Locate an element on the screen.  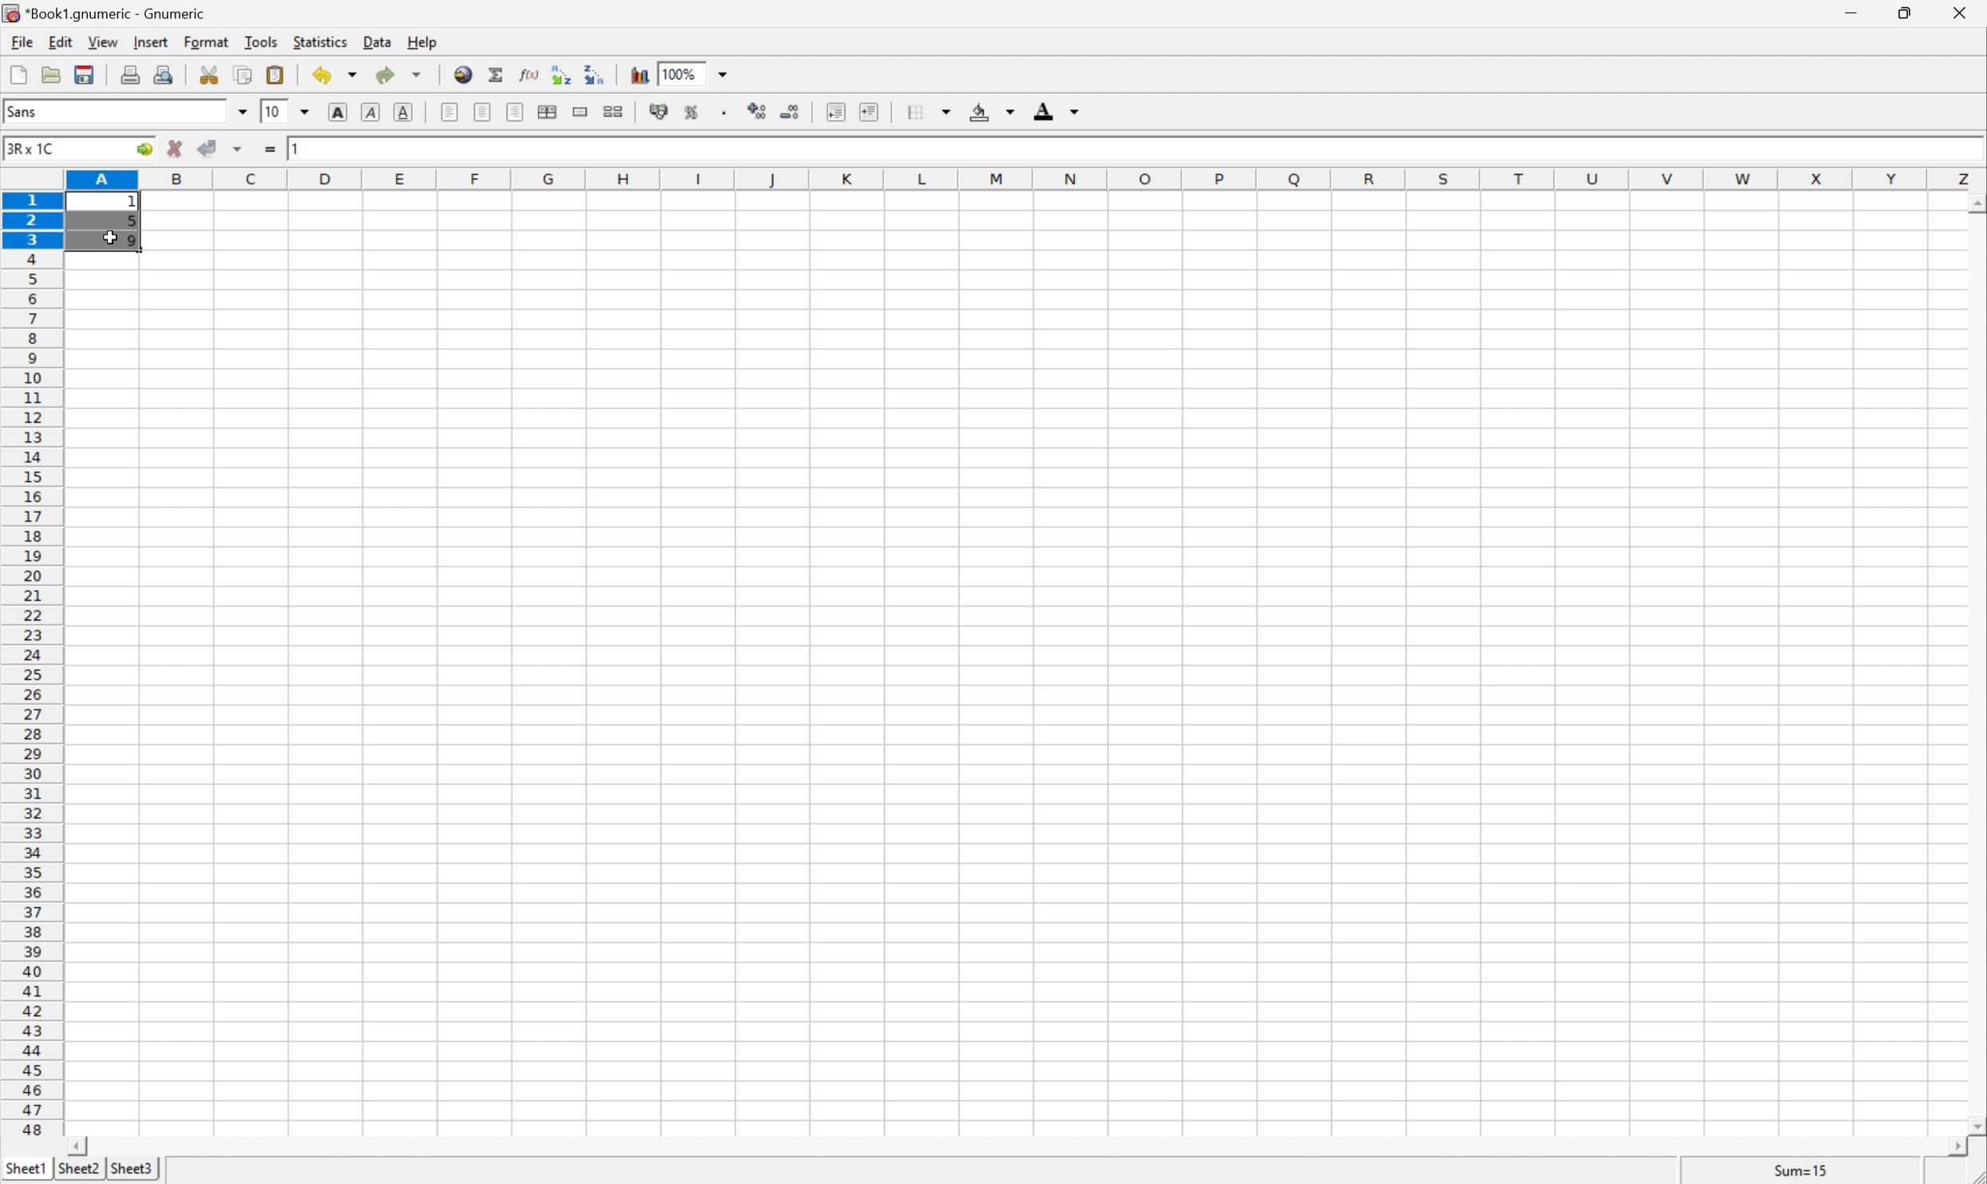
foreground is located at coordinates (1054, 109).